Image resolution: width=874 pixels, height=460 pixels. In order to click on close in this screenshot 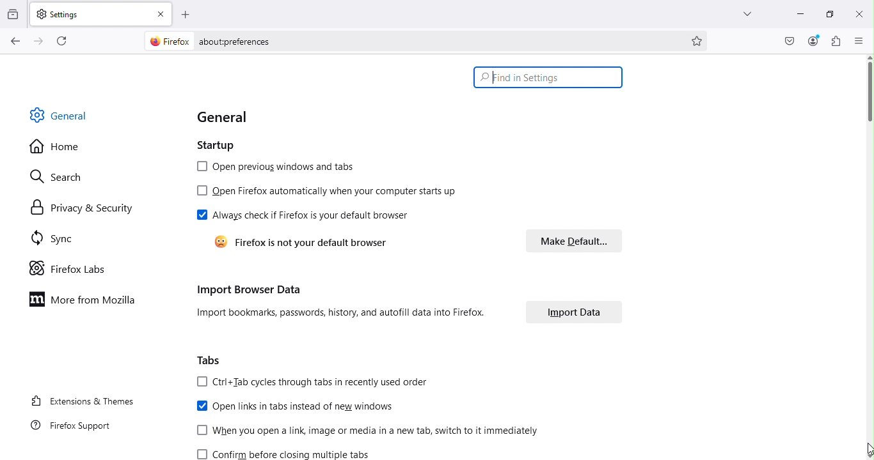, I will do `click(857, 13)`.